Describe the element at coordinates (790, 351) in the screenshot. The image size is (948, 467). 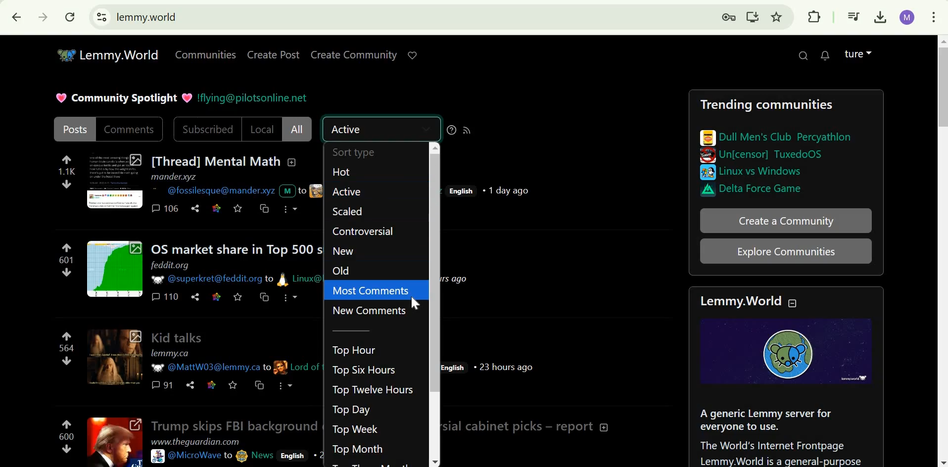
I see `Logo` at that location.